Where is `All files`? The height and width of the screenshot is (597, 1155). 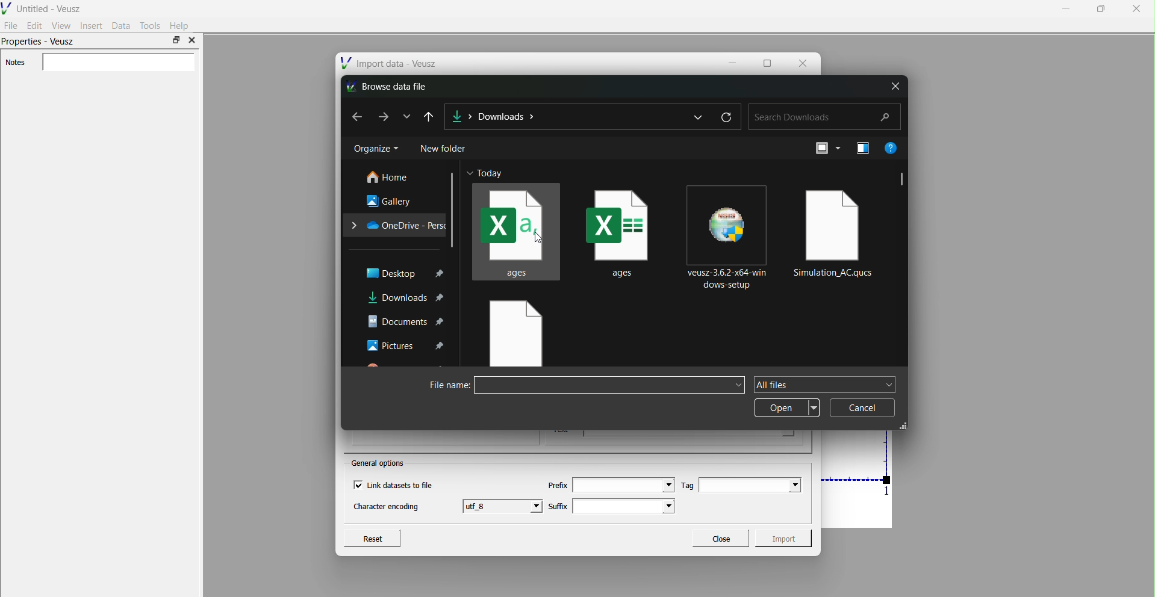
All files is located at coordinates (825, 385).